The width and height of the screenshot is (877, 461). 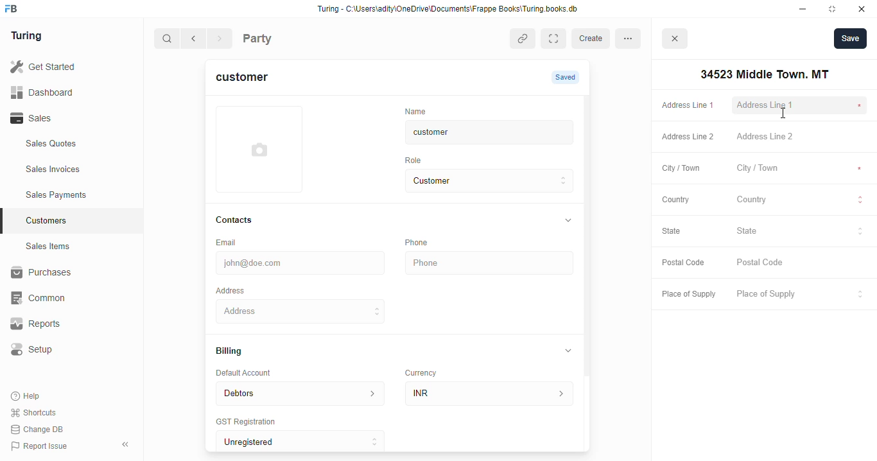 I want to click on Reports, so click(x=58, y=324).